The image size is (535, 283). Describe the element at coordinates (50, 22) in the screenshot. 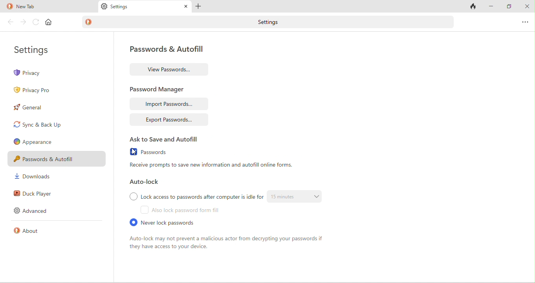

I see `home` at that location.